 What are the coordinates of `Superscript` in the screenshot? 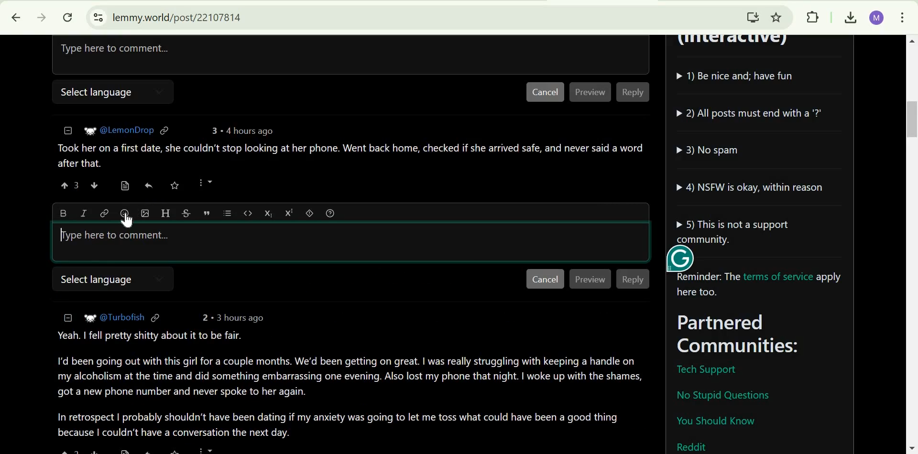 It's located at (289, 213).